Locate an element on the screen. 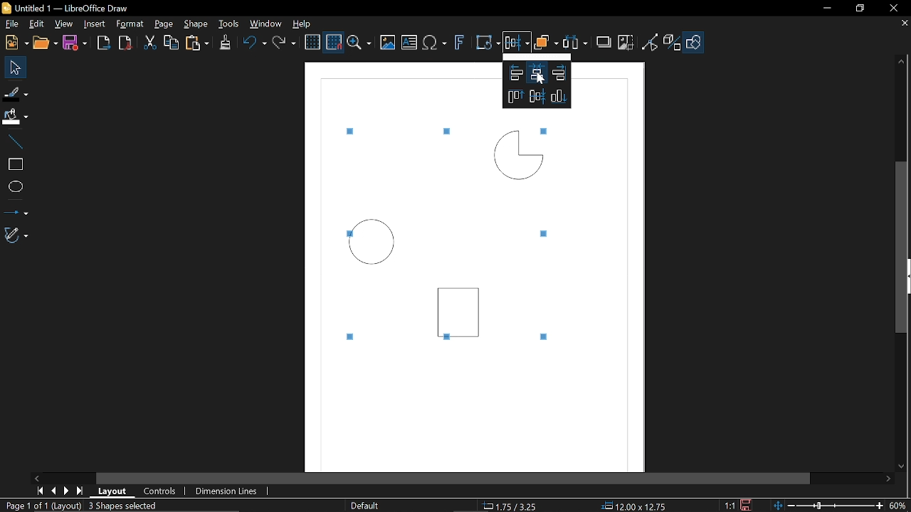 This screenshot has height=512, width=911. Save is located at coordinates (744, 505).